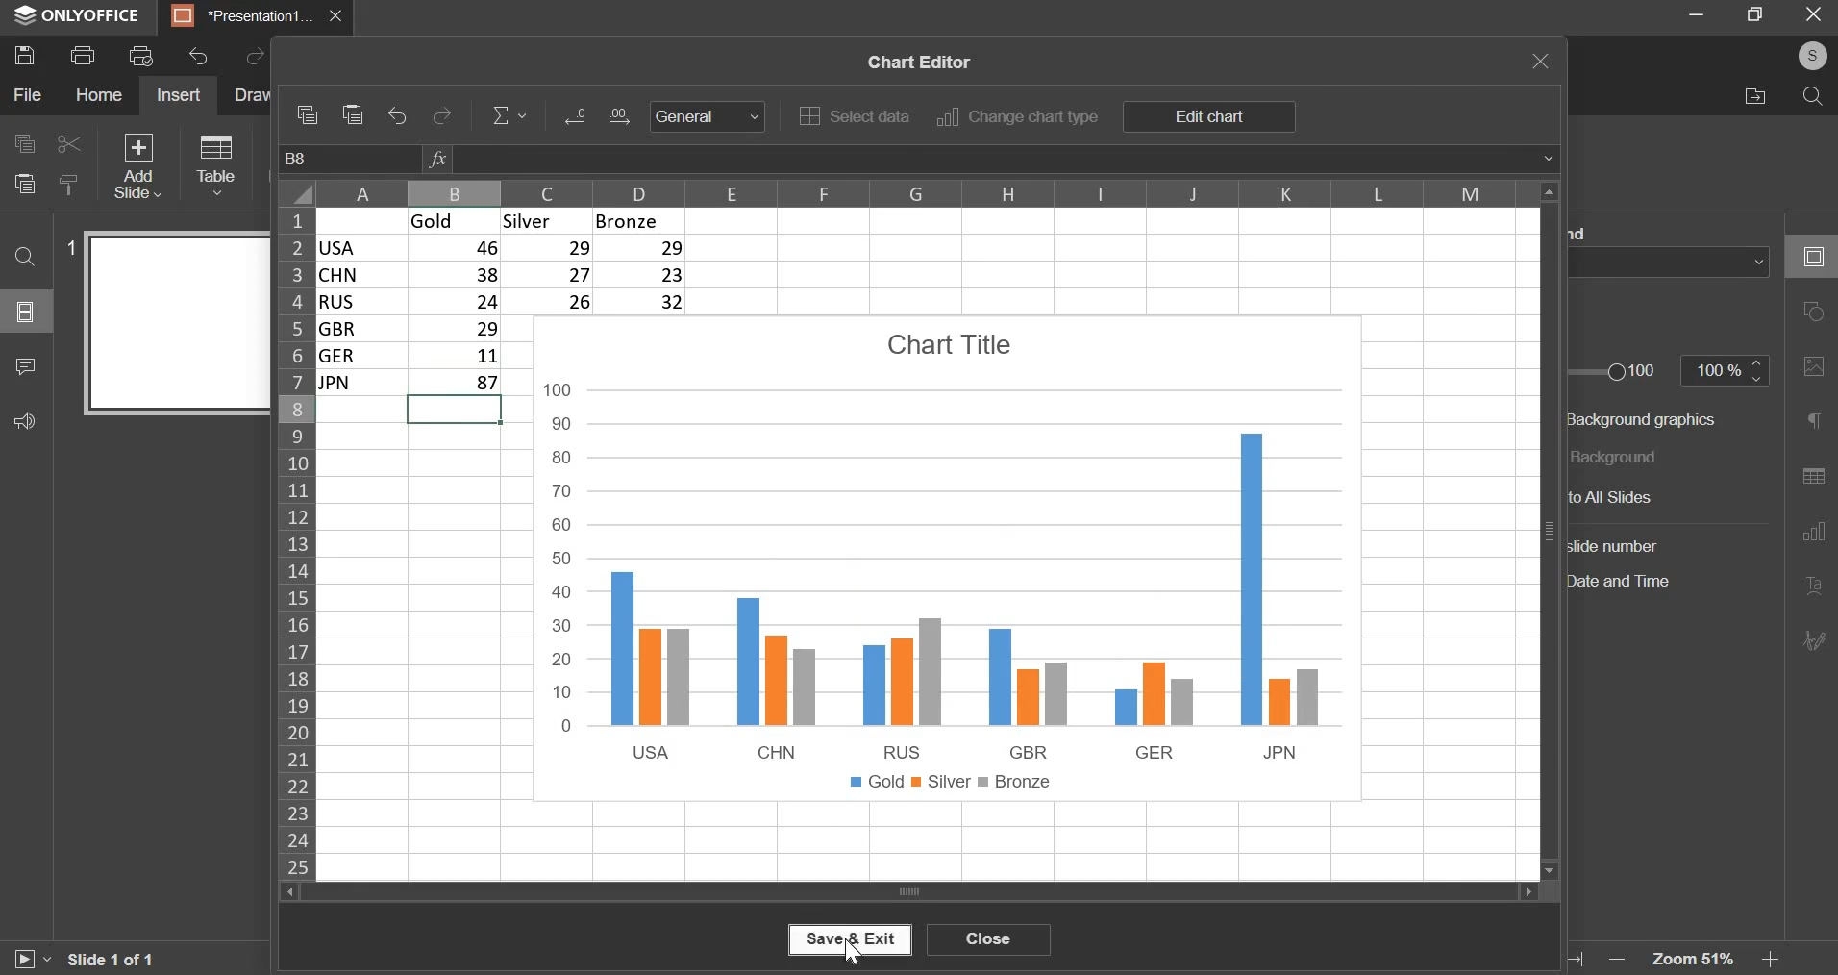 This screenshot has width=1838, height=975. What do you see at coordinates (1755, 95) in the screenshot?
I see `file location` at bounding box center [1755, 95].